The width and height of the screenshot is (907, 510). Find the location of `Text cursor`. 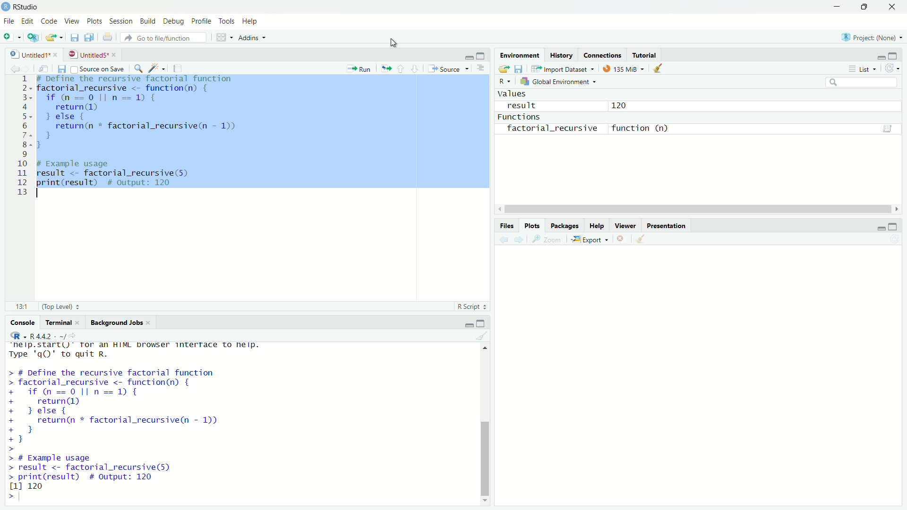

Text cursor is located at coordinates (393, 40).